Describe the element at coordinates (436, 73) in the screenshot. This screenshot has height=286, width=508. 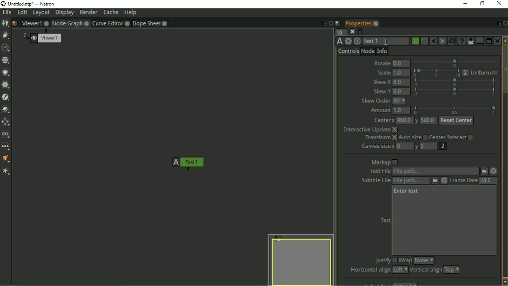
I see `selection bar` at that location.